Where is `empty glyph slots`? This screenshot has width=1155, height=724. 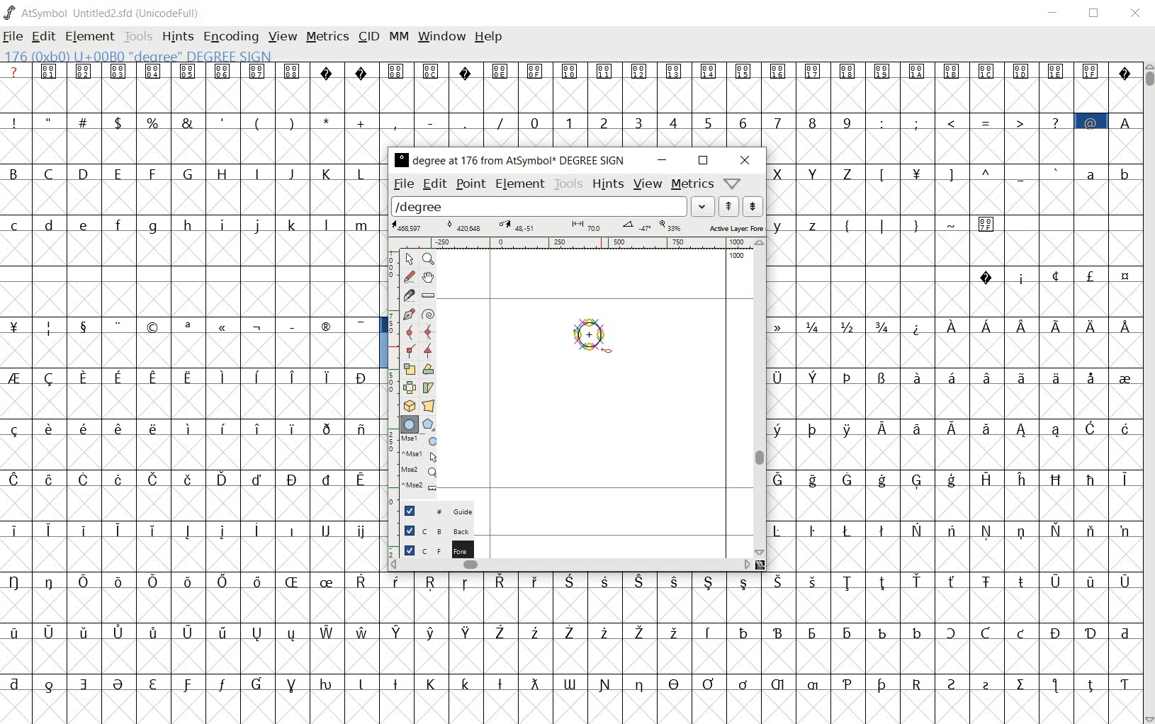
empty glyph slots is located at coordinates (956, 145).